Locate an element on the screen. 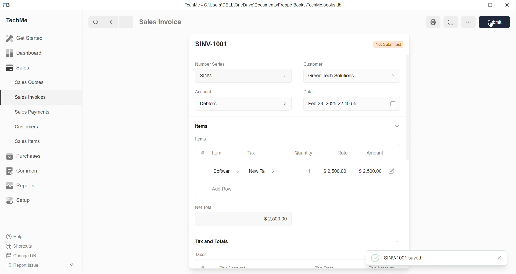 This screenshot has height=274, width=516. Customer is located at coordinates (313, 64).